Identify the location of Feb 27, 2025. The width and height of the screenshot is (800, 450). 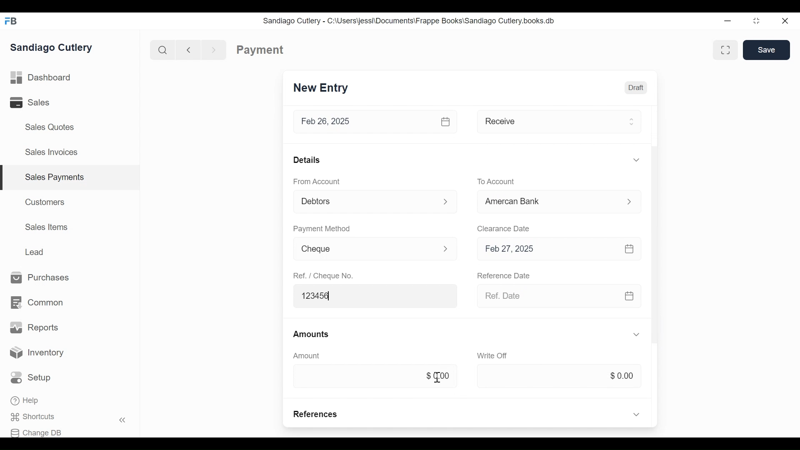
(546, 248).